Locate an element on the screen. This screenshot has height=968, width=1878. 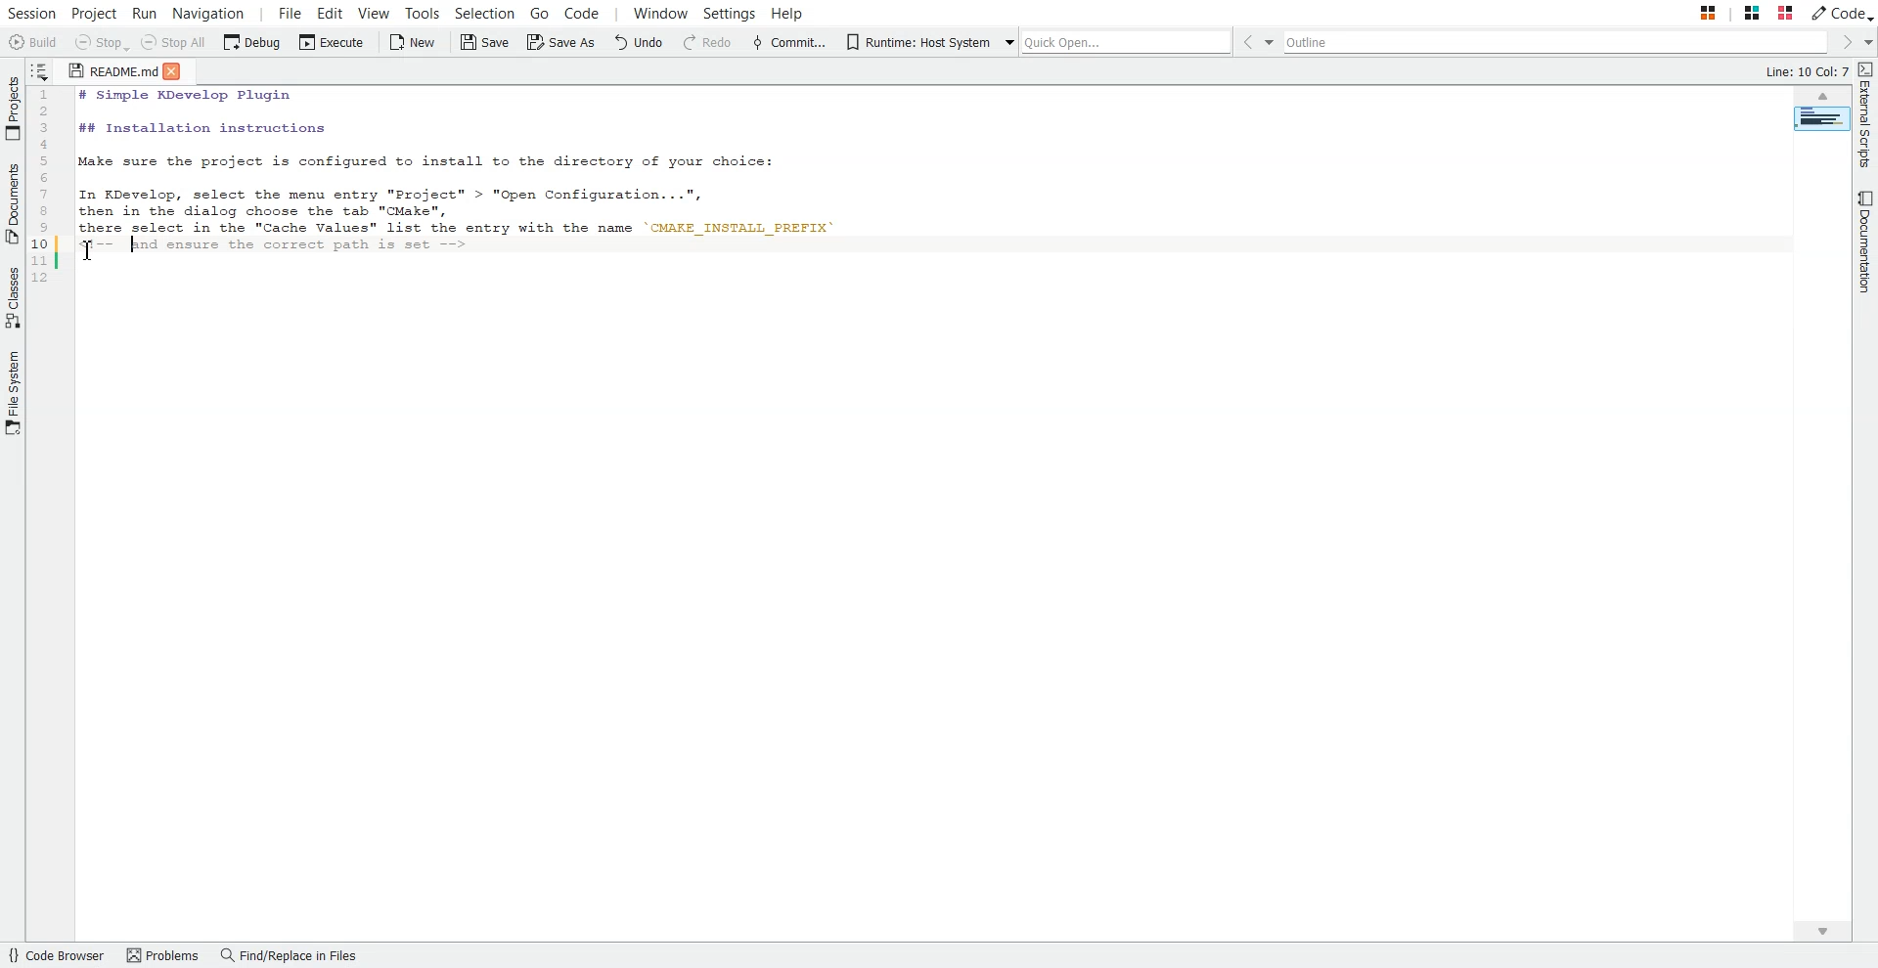
Build is located at coordinates (31, 42).